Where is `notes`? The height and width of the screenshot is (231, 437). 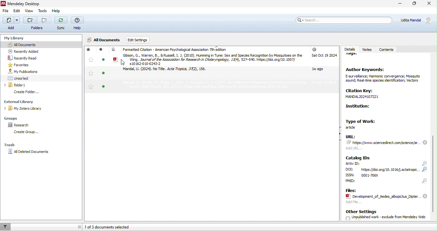
notes is located at coordinates (367, 47).